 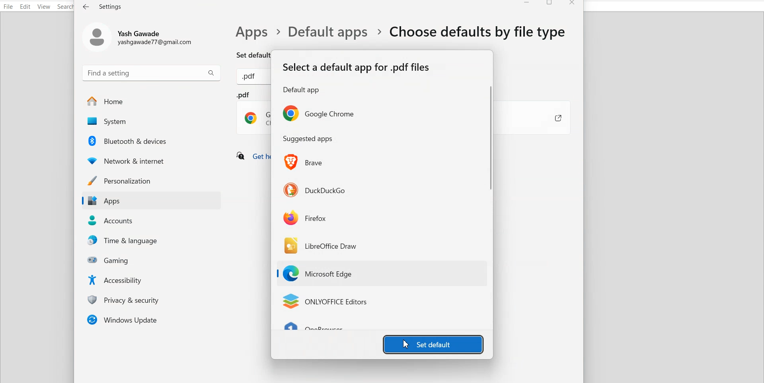 What do you see at coordinates (402, 32) in the screenshot?
I see `Text` at bounding box center [402, 32].